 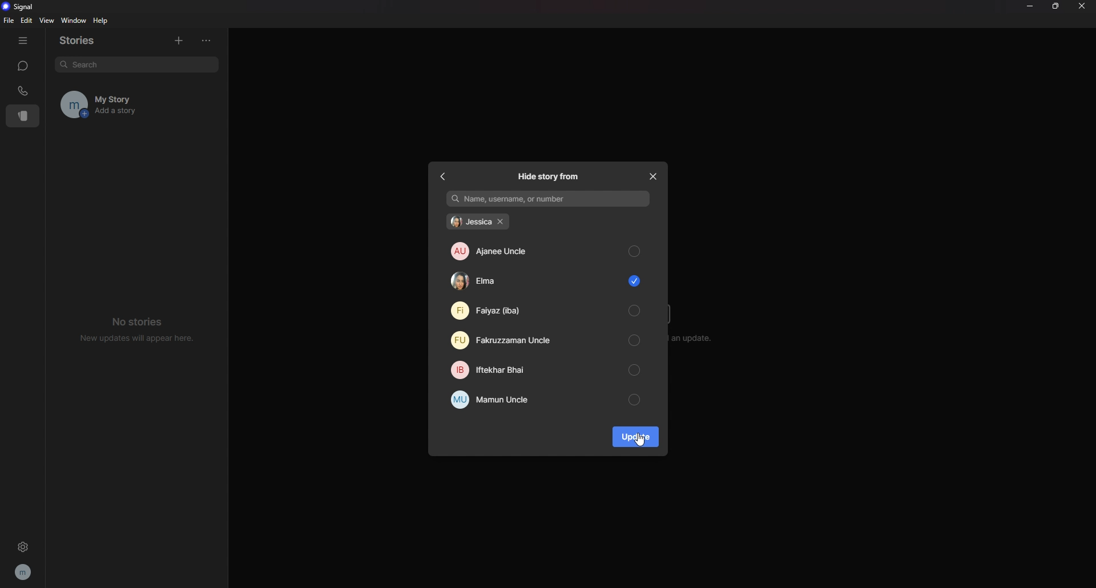 What do you see at coordinates (1082, 5) in the screenshot?
I see `close` at bounding box center [1082, 5].